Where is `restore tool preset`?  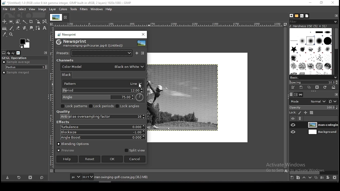 restore tool preset is located at coordinates (18, 177).